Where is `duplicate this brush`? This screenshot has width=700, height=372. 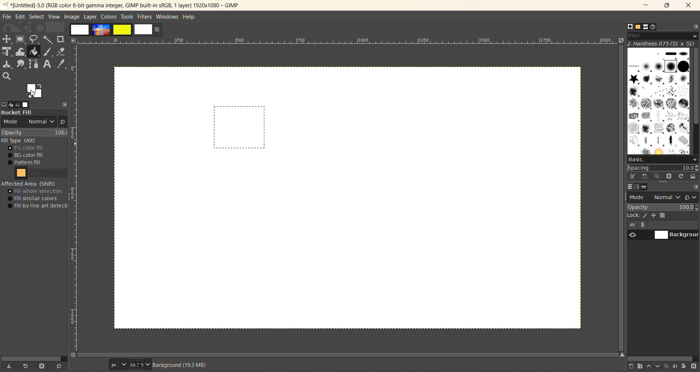
duplicate this brush is located at coordinates (658, 176).